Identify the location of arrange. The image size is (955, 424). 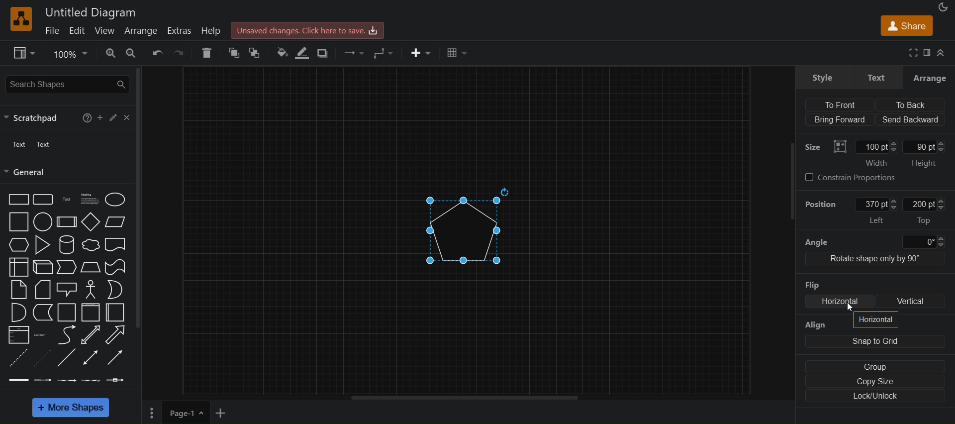
(930, 78).